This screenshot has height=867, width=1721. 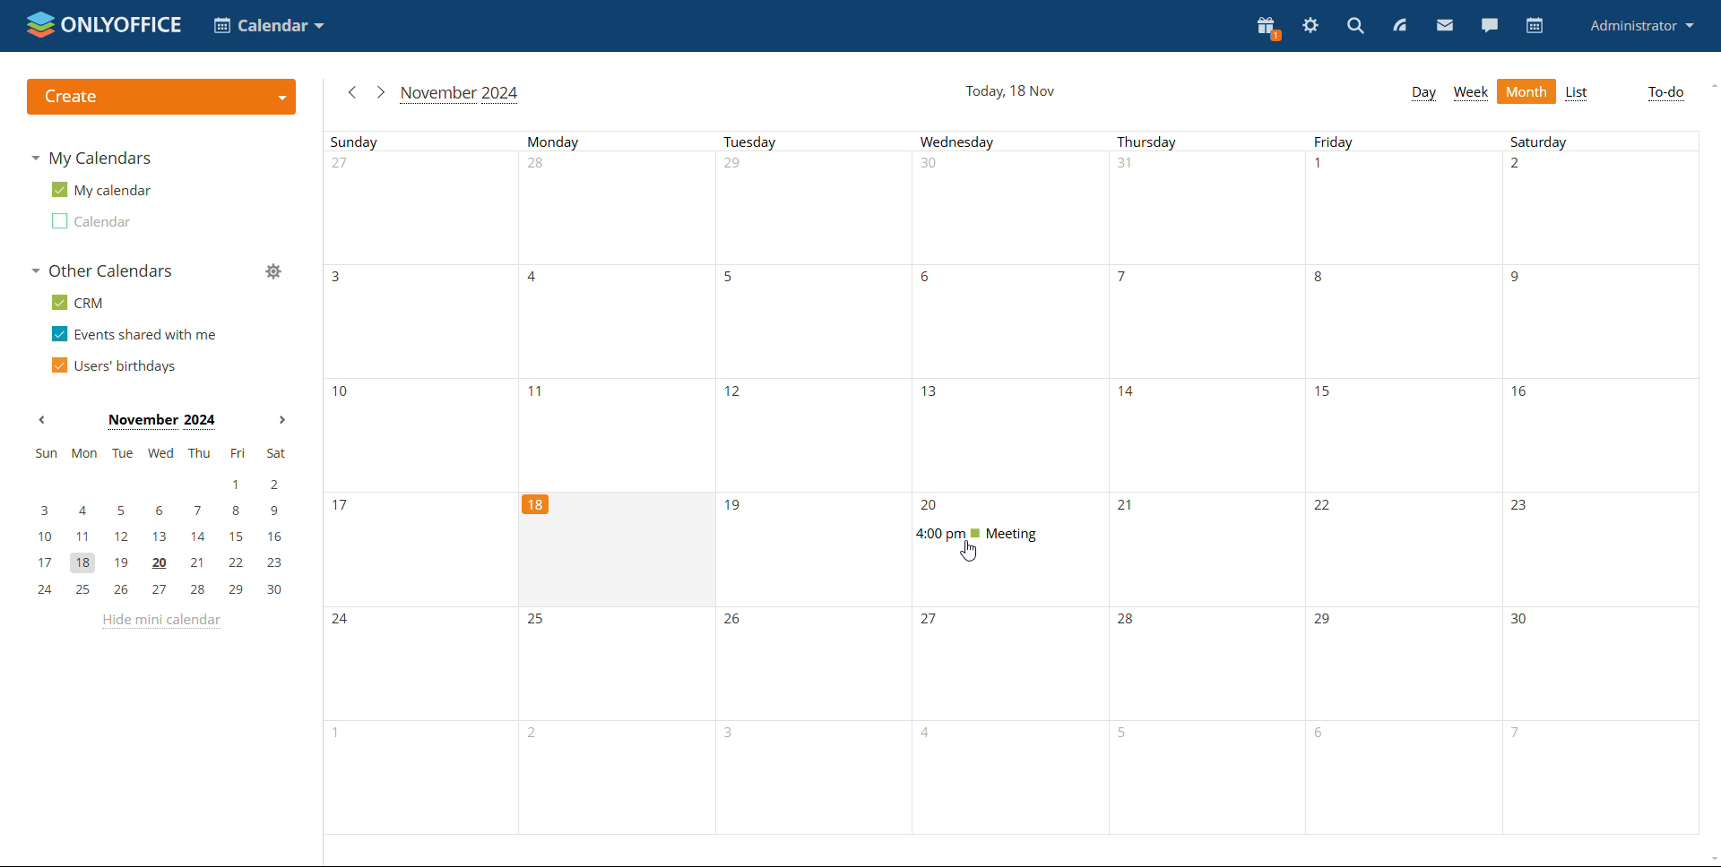 I want to click on cursor, so click(x=969, y=552).